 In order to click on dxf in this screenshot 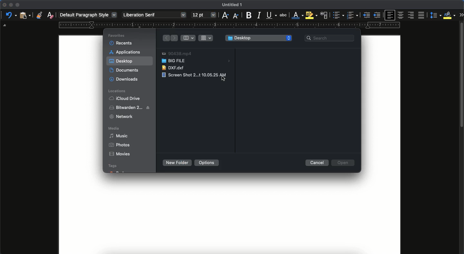, I will do `click(174, 68)`.